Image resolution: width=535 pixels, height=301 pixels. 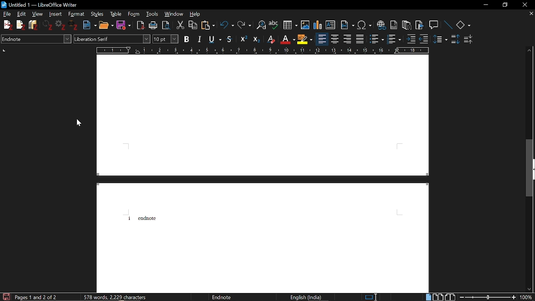 What do you see at coordinates (524, 5) in the screenshot?
I see `Close` at bounding box center [524, 5].